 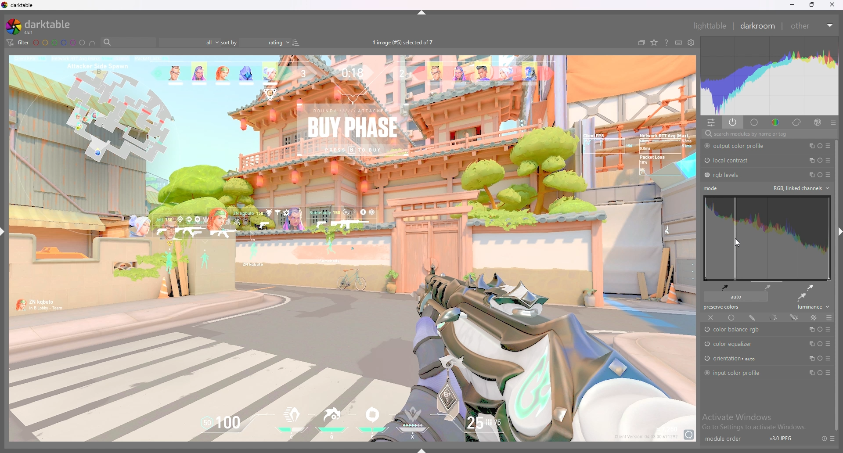 What do you see at coordinates (793, 5) in the screenshot?
I see `minimize` at bounding box center [793, 5].